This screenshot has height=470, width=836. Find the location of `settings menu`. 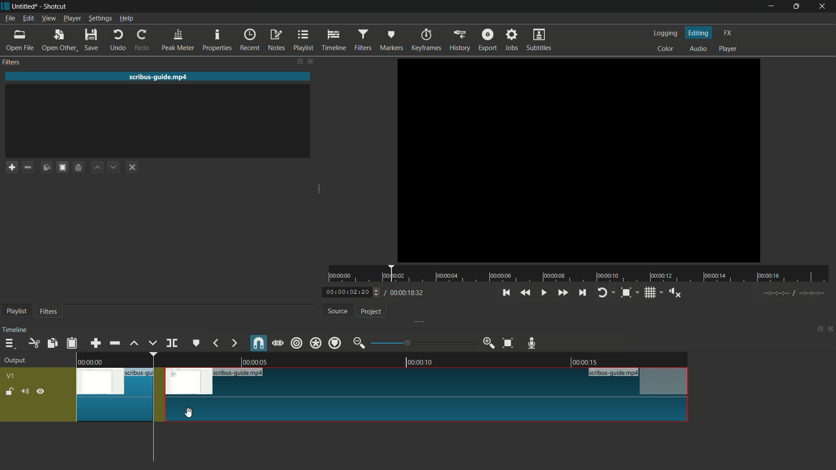

settings menu is located at coordinates (99, 18).